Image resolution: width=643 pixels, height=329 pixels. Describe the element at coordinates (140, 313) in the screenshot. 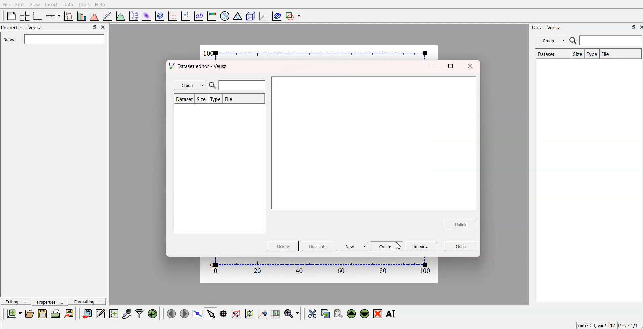

I see `Filter data` at that location.